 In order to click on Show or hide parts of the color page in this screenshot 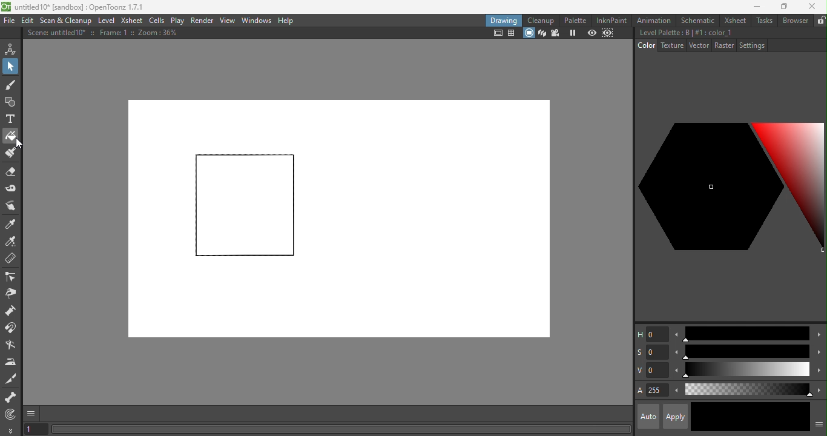, I will do `click(819, 423)`.